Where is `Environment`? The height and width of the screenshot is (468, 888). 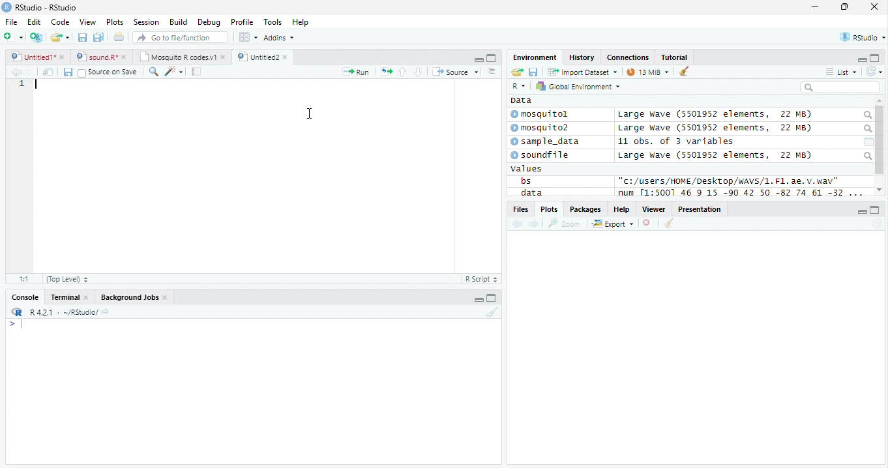
Environment is located at coordinates (535, 57).